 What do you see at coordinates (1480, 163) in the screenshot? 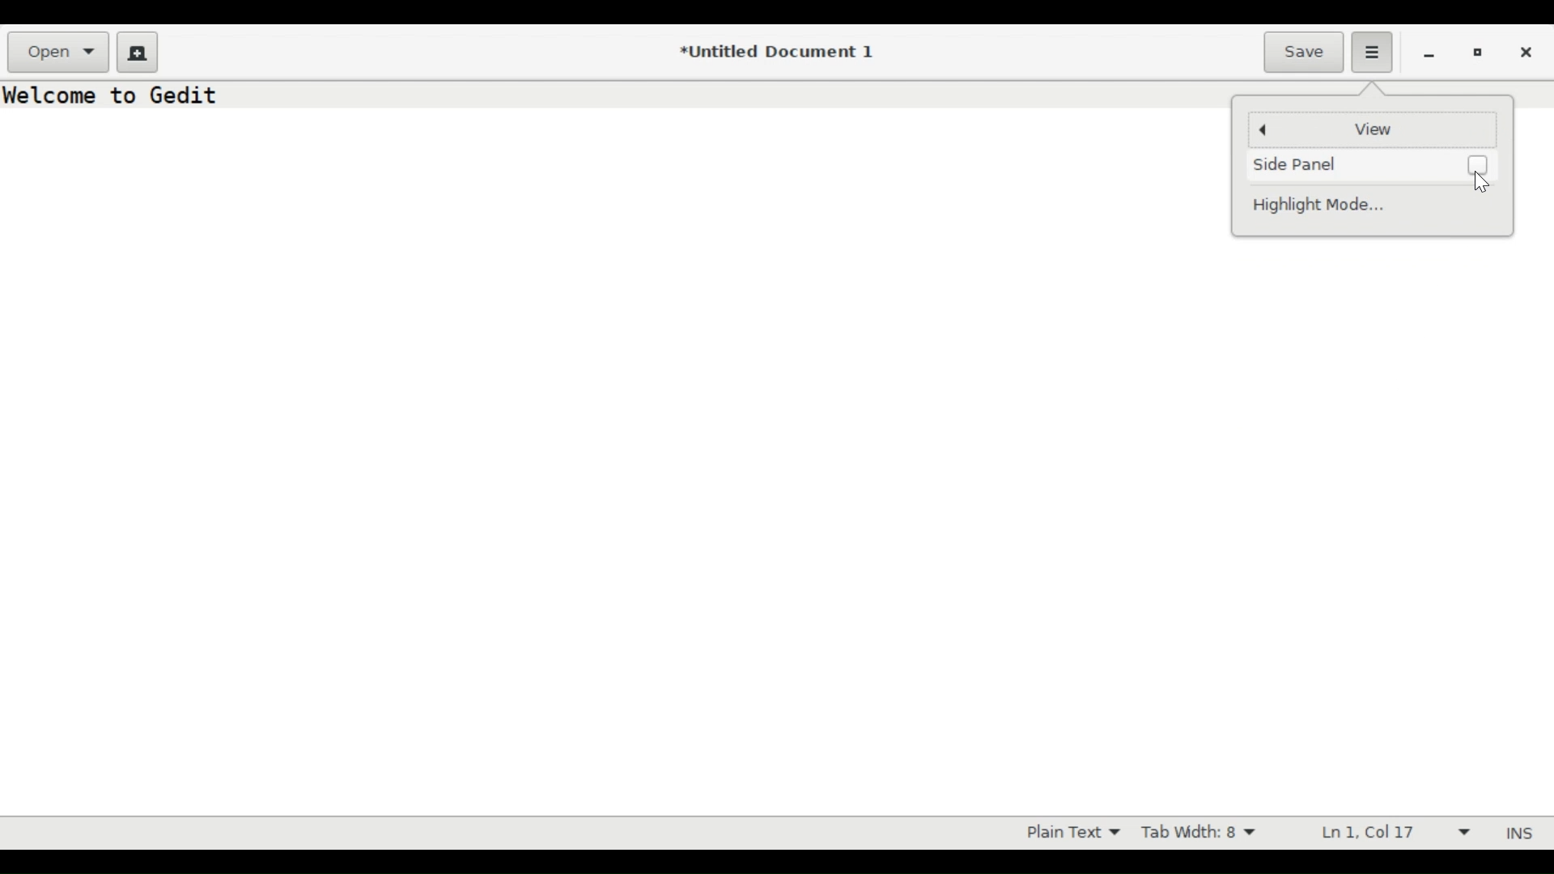
I see `checkbox` at bounding box center [1480, 163].